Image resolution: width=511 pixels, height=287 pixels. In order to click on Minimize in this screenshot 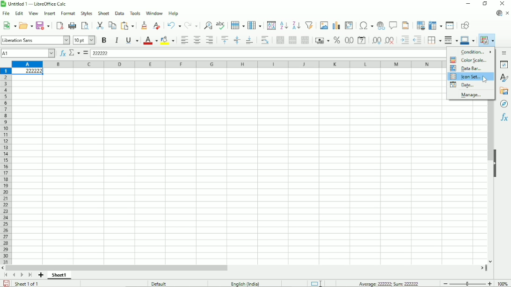, I will do `click(468, 5)`.